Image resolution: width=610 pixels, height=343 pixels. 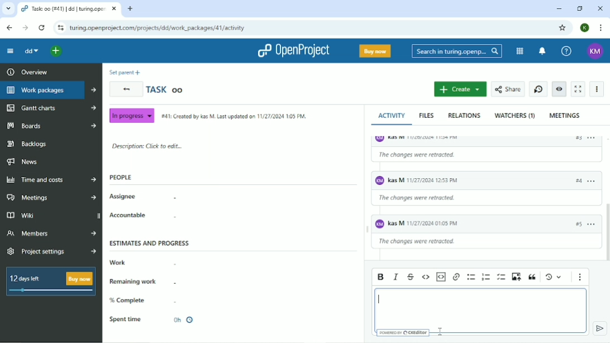 I want to click on Set parent, so click(x=125, y=73).